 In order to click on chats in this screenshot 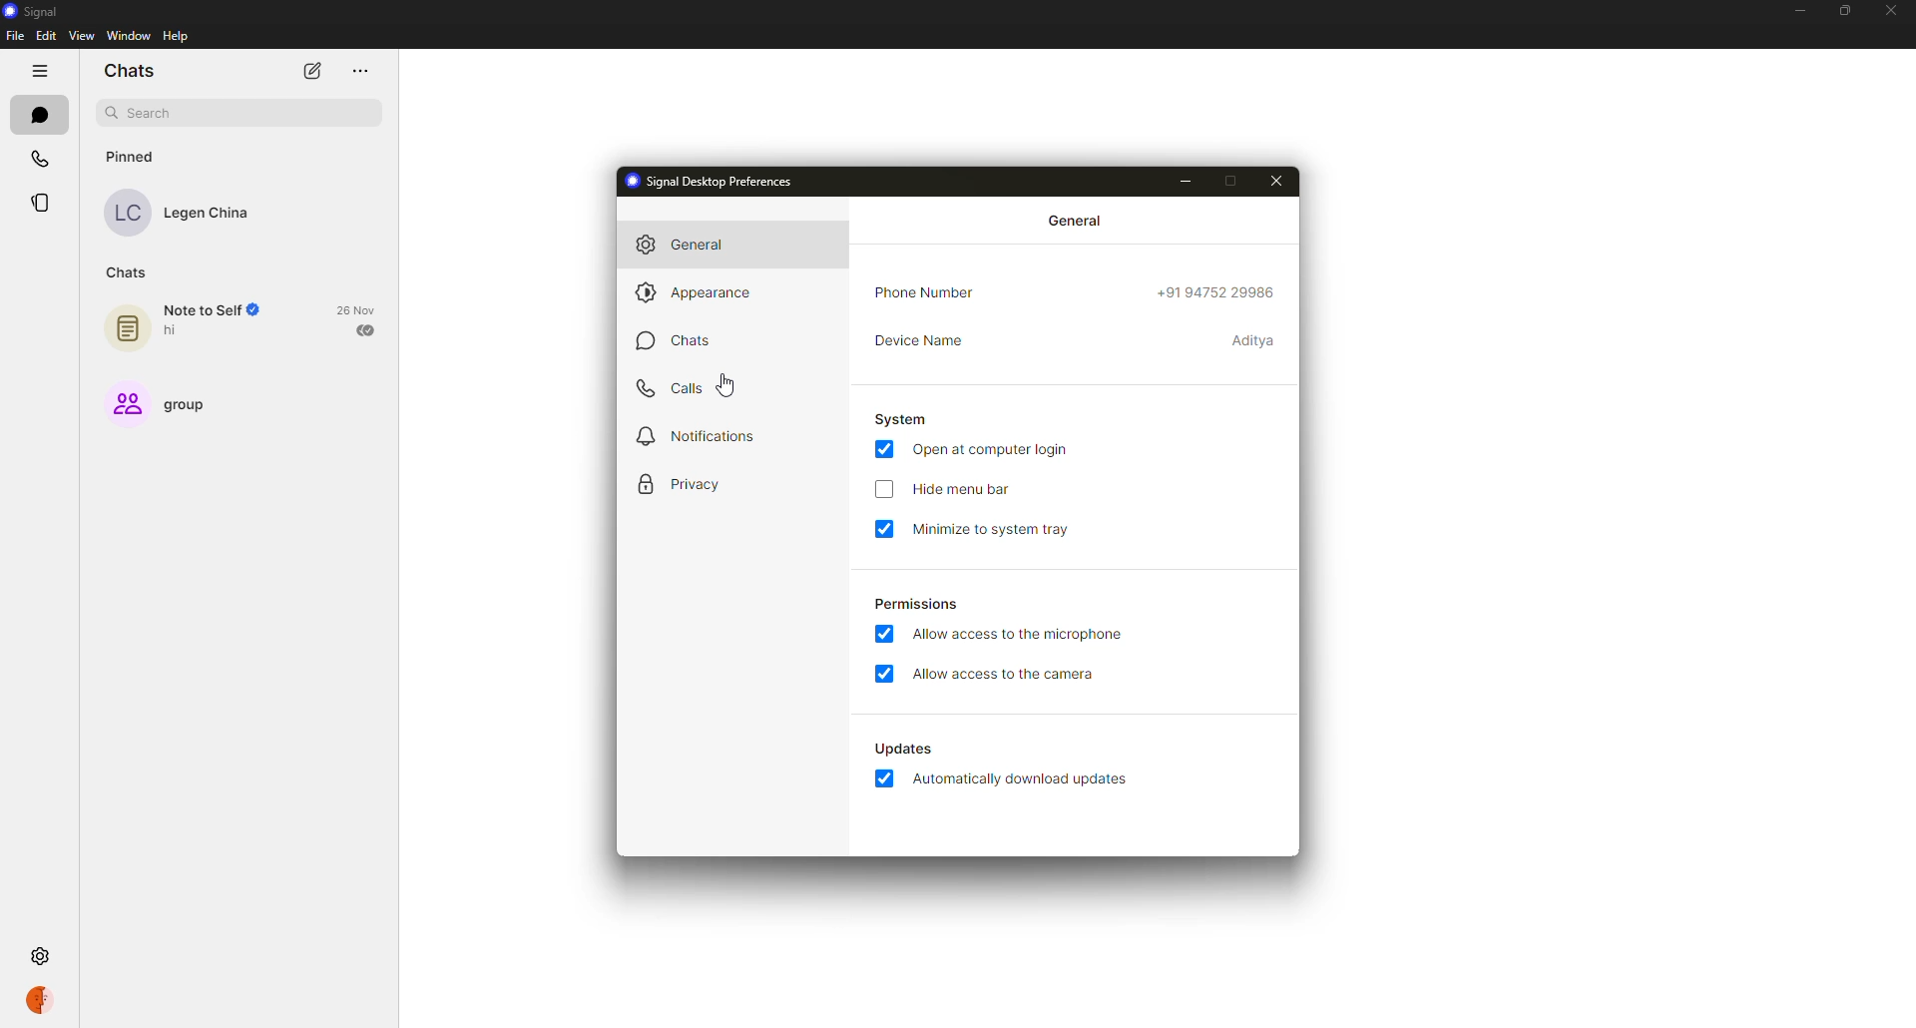, I will do `click(40, 117)`.